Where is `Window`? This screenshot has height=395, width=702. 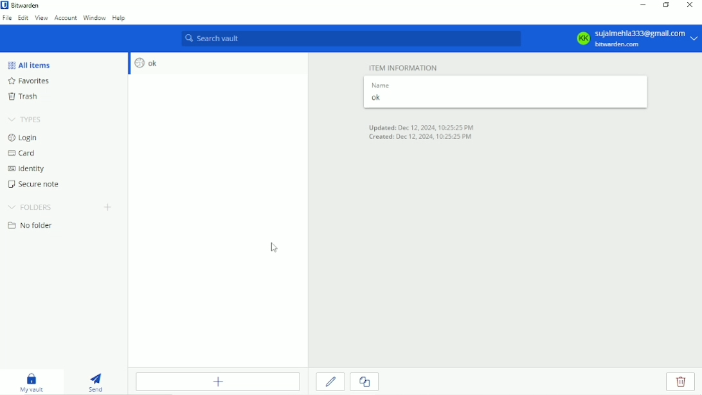 Window is located at coordinates (94, 17).